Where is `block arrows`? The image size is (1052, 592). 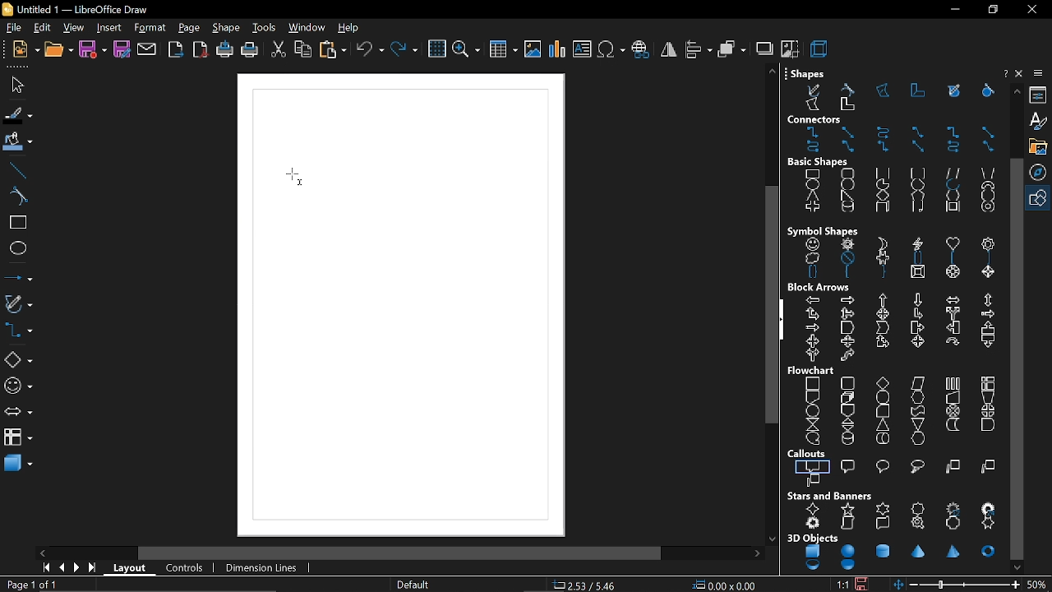 block arrows is located at coordinates (820, 288).